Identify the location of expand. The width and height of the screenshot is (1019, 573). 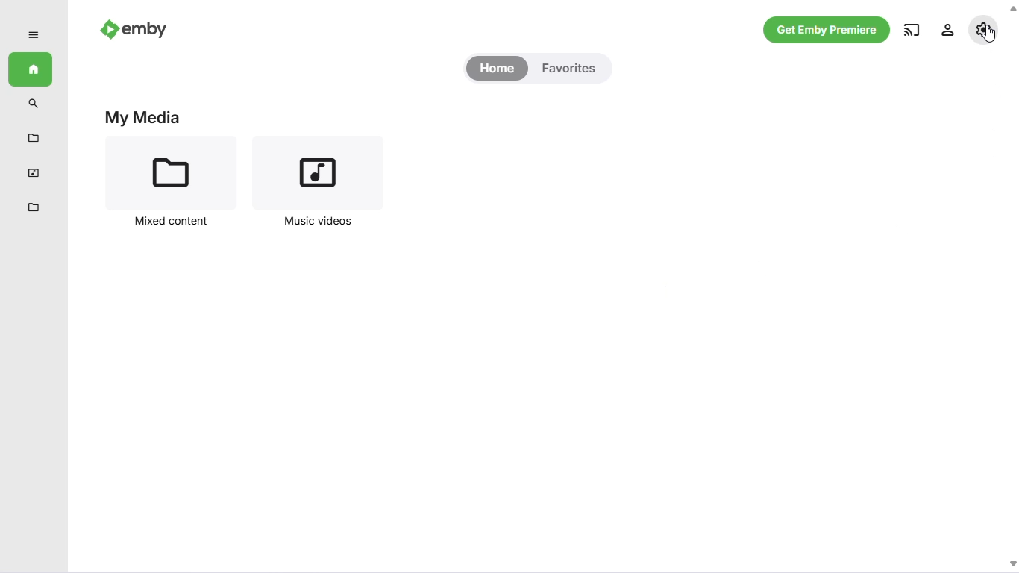
(34, 34).